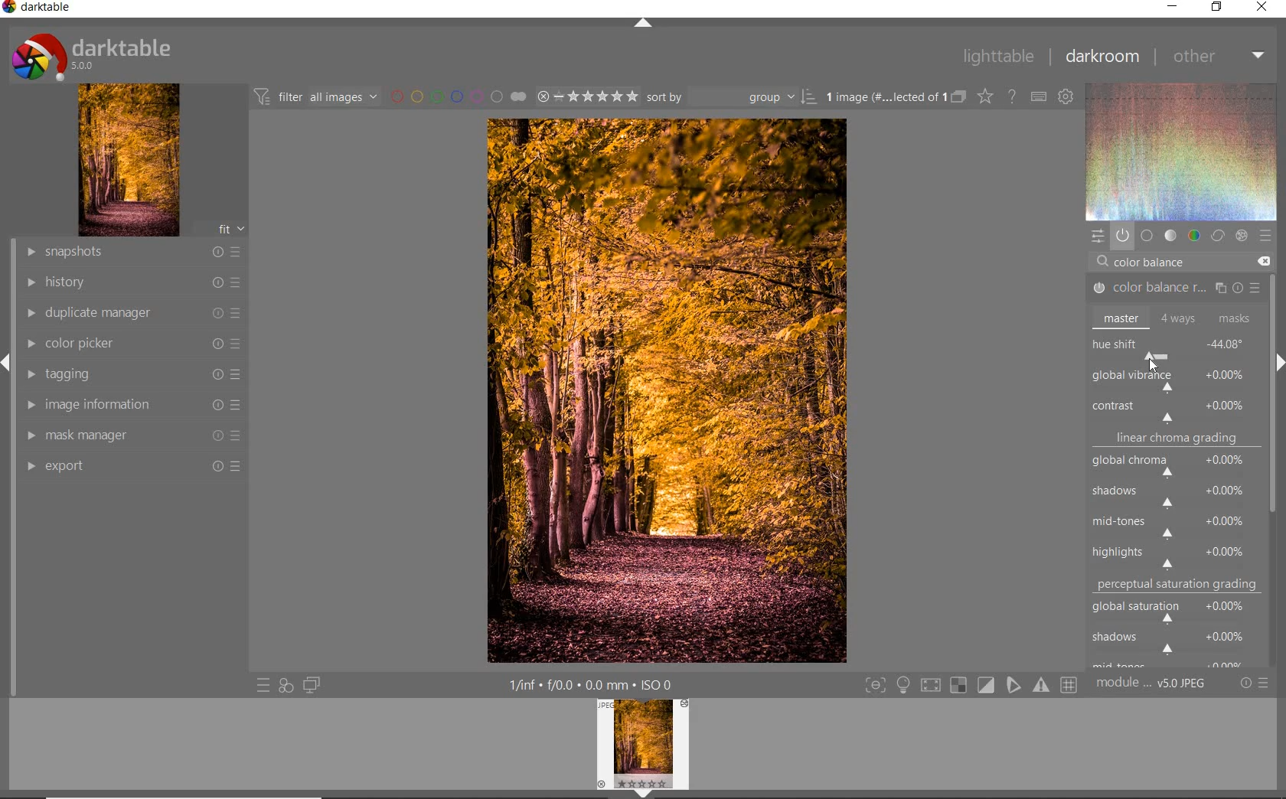  Describe the element at coordinates (1220, 57) in the screenshot. I see `other` at that location.